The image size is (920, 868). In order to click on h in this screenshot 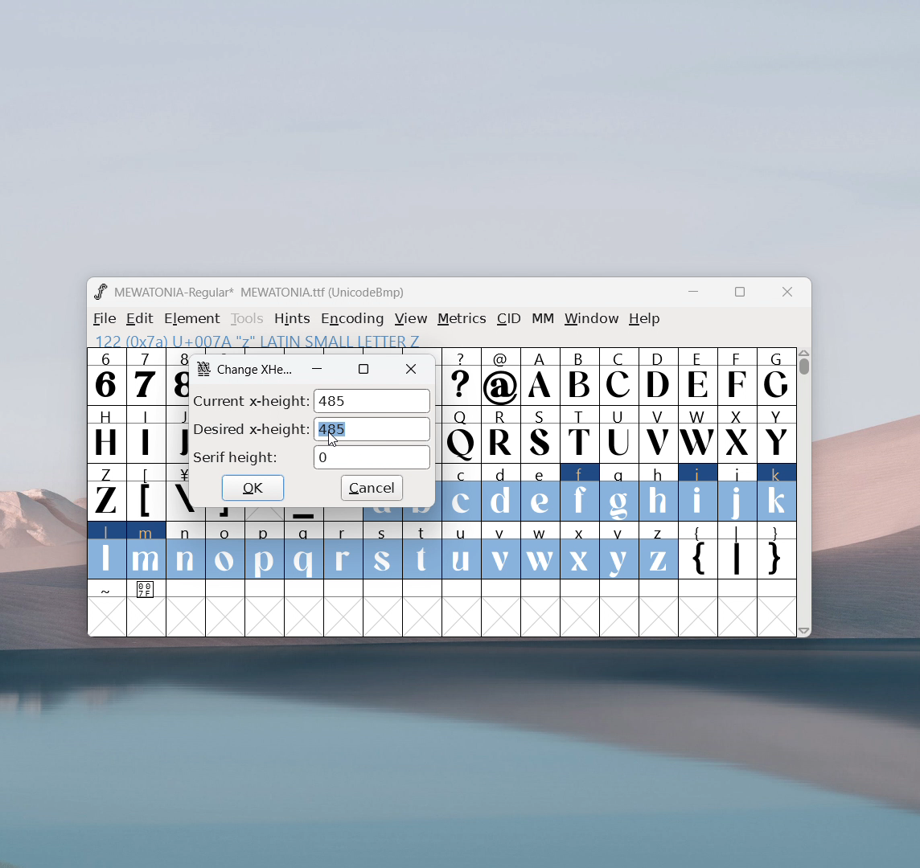, I will do `click(657, 490)`.